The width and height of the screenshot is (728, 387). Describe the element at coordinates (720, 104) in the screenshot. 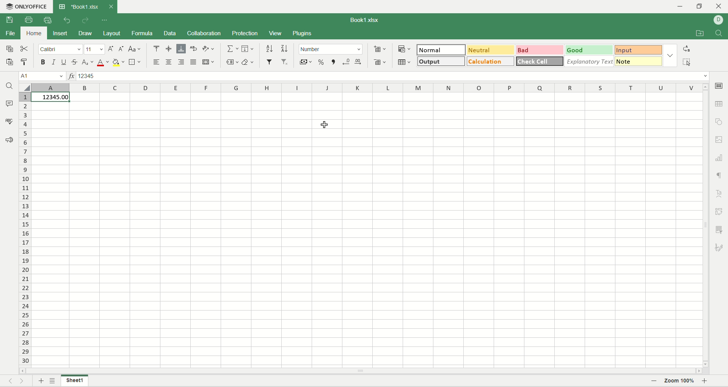

I see `table settings` at that location.